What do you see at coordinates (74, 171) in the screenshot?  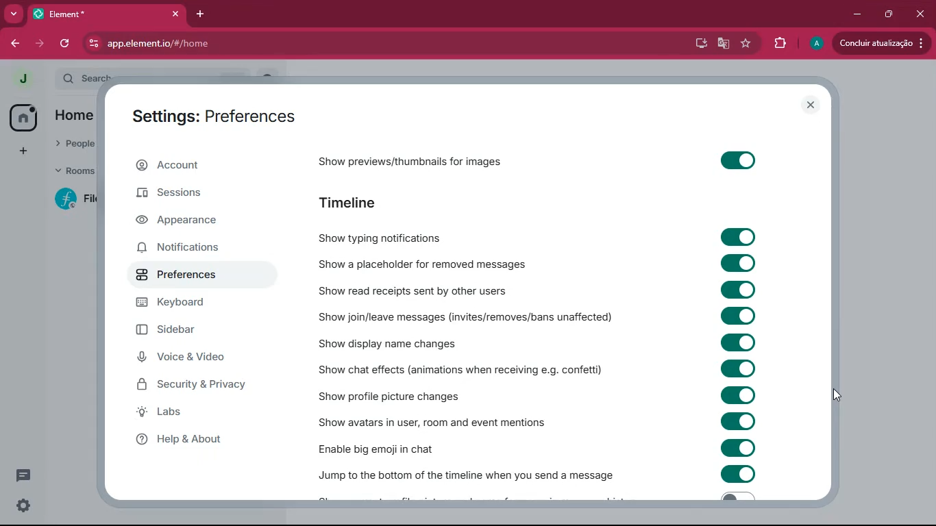 I see `rooms` at bounding box center [74, 171].